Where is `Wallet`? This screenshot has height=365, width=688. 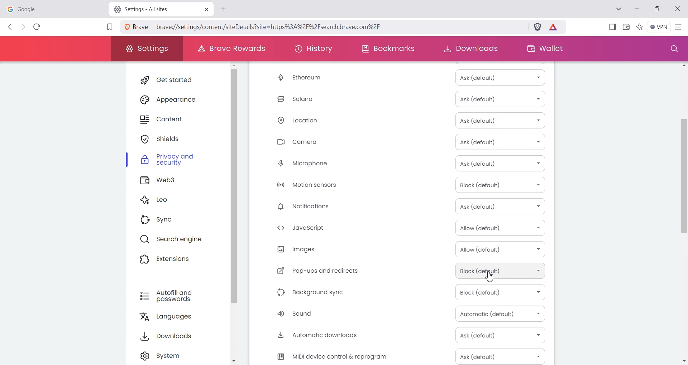
Wallet is located at coordinates (626, 26).